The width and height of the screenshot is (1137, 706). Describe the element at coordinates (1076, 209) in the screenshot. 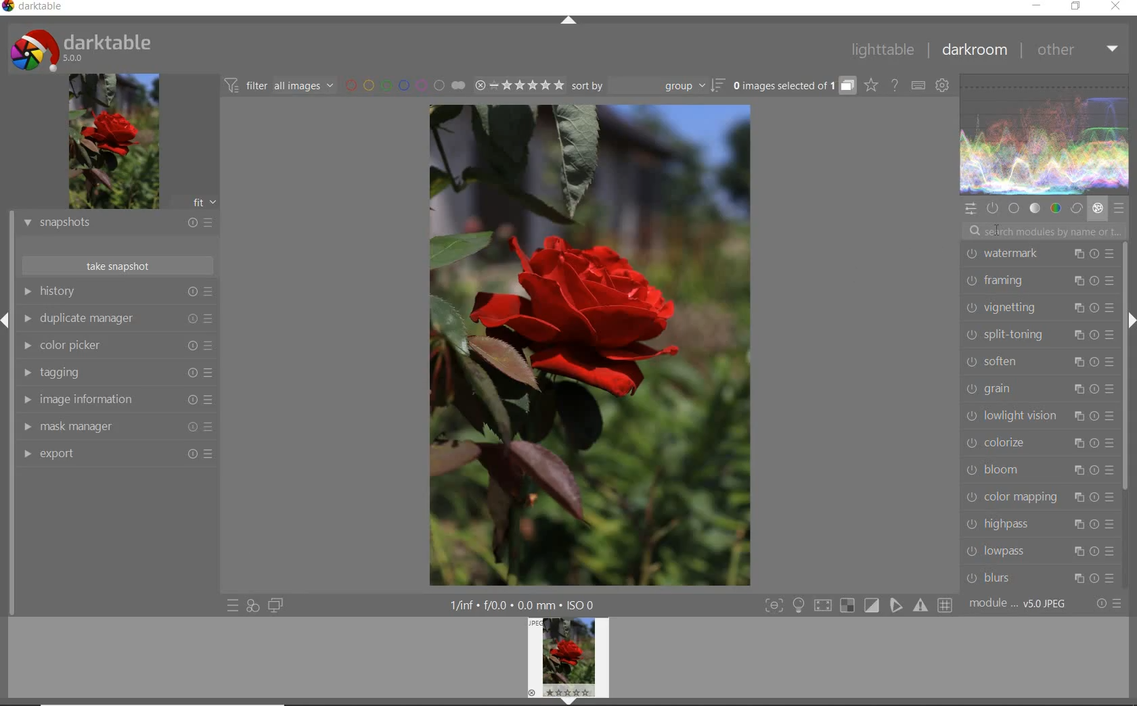

I see `correct` at that location.